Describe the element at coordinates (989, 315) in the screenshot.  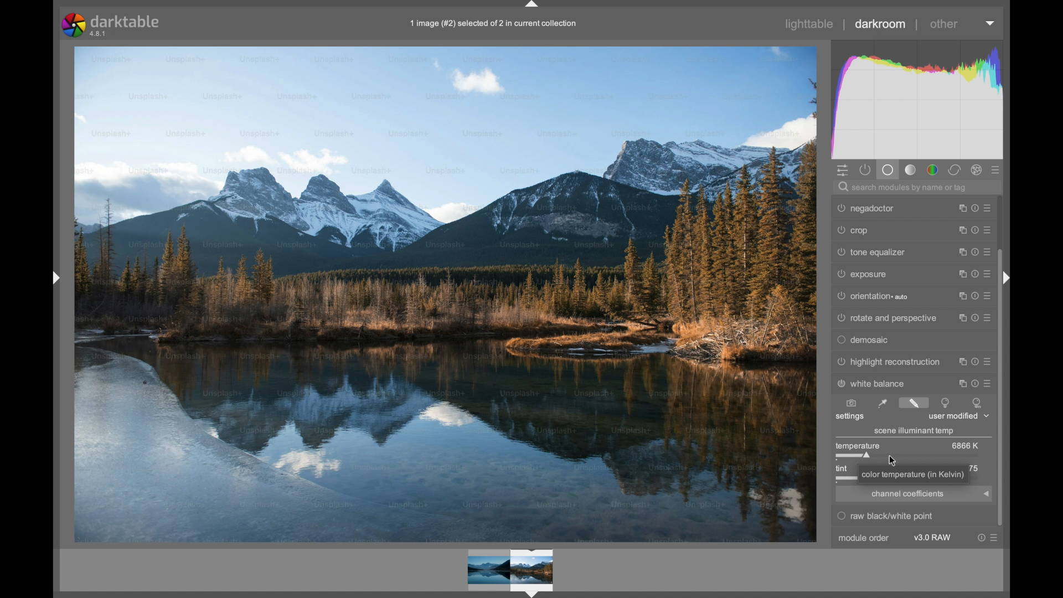
I see `presets` at that location.